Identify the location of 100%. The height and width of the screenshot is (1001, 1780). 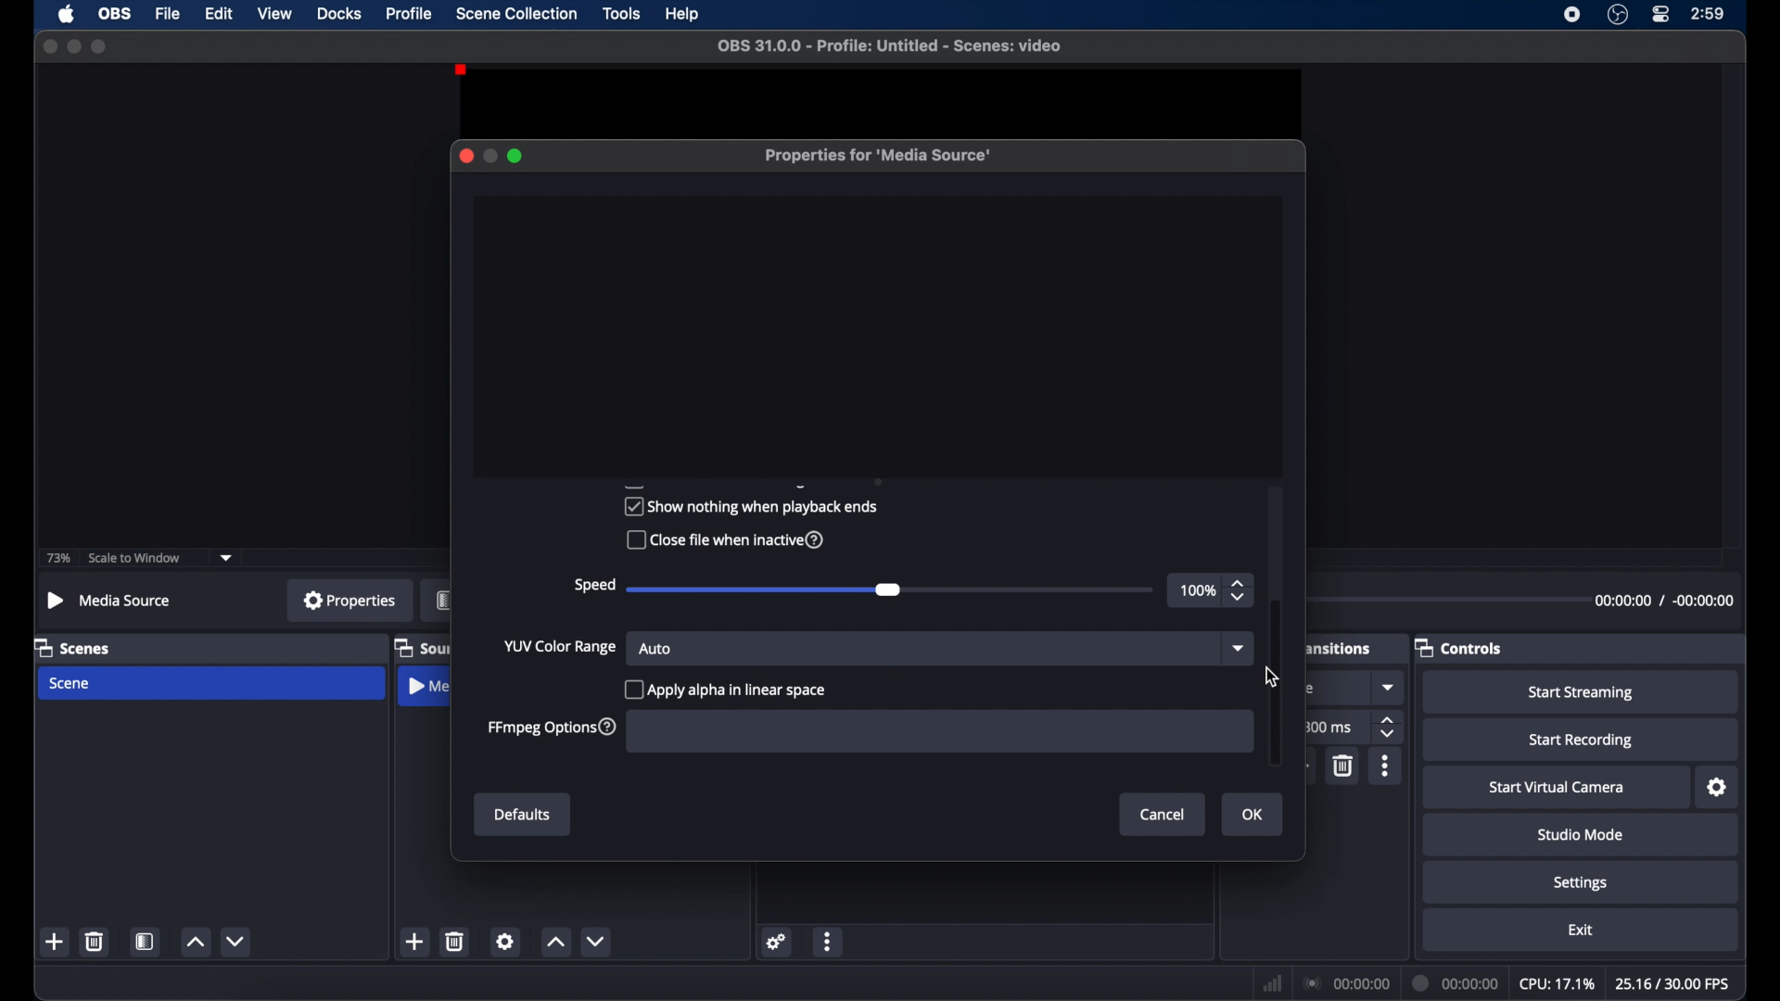
(1198, 590).